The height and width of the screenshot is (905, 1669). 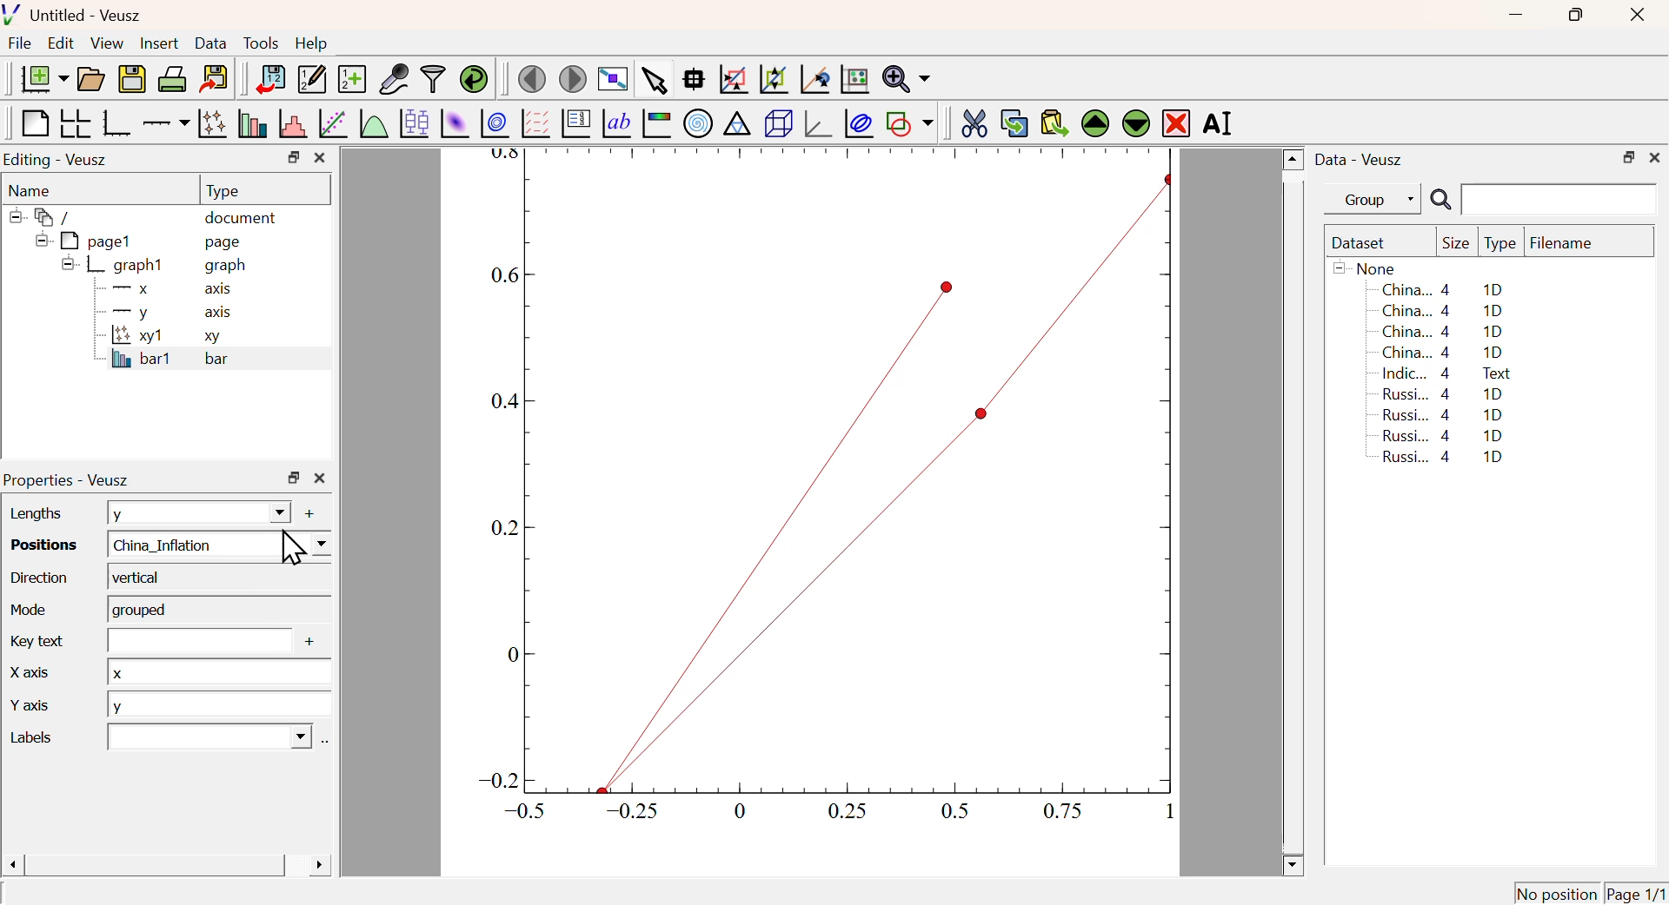 What do you see at coordinates (76, 17) in the screenshot?
I see `Untitled - Veusz` at bounding box center [76, 17].